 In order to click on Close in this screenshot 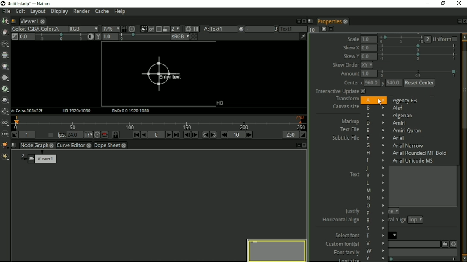, I will do `click(303, 20)`.